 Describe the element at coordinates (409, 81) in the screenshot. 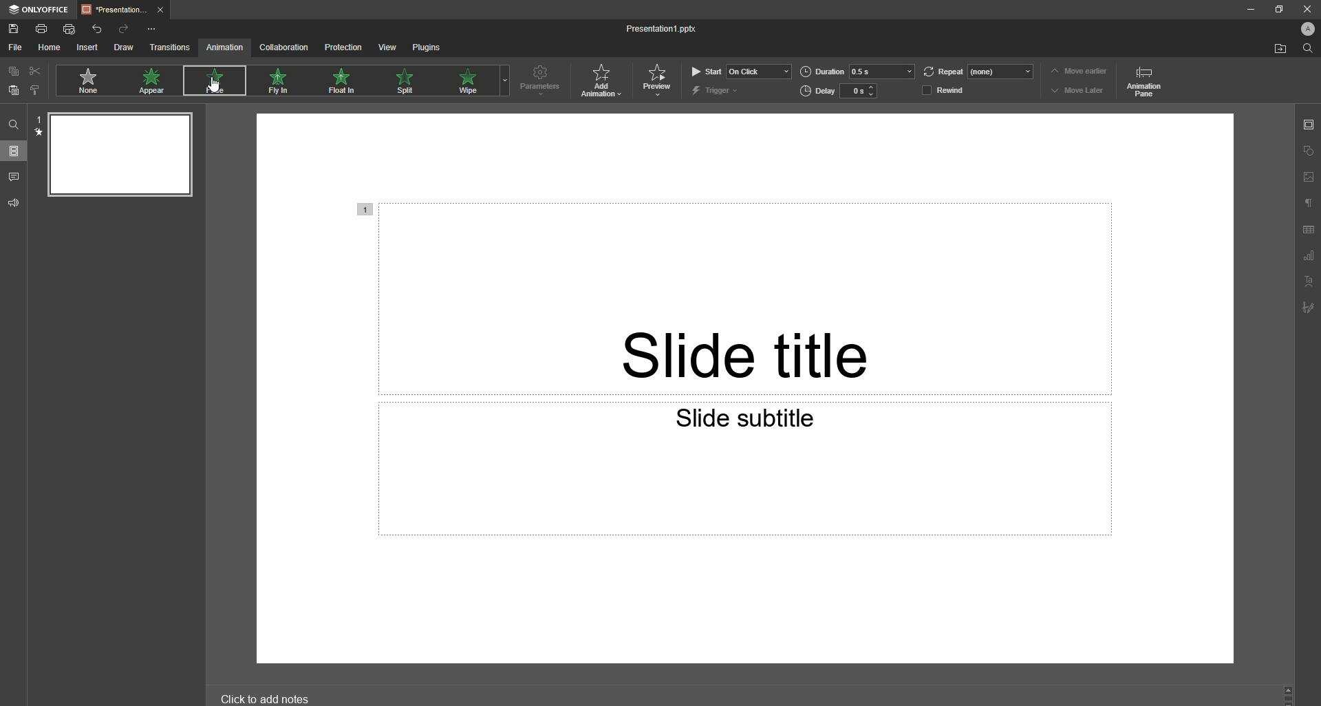

I see `Split` at that location.